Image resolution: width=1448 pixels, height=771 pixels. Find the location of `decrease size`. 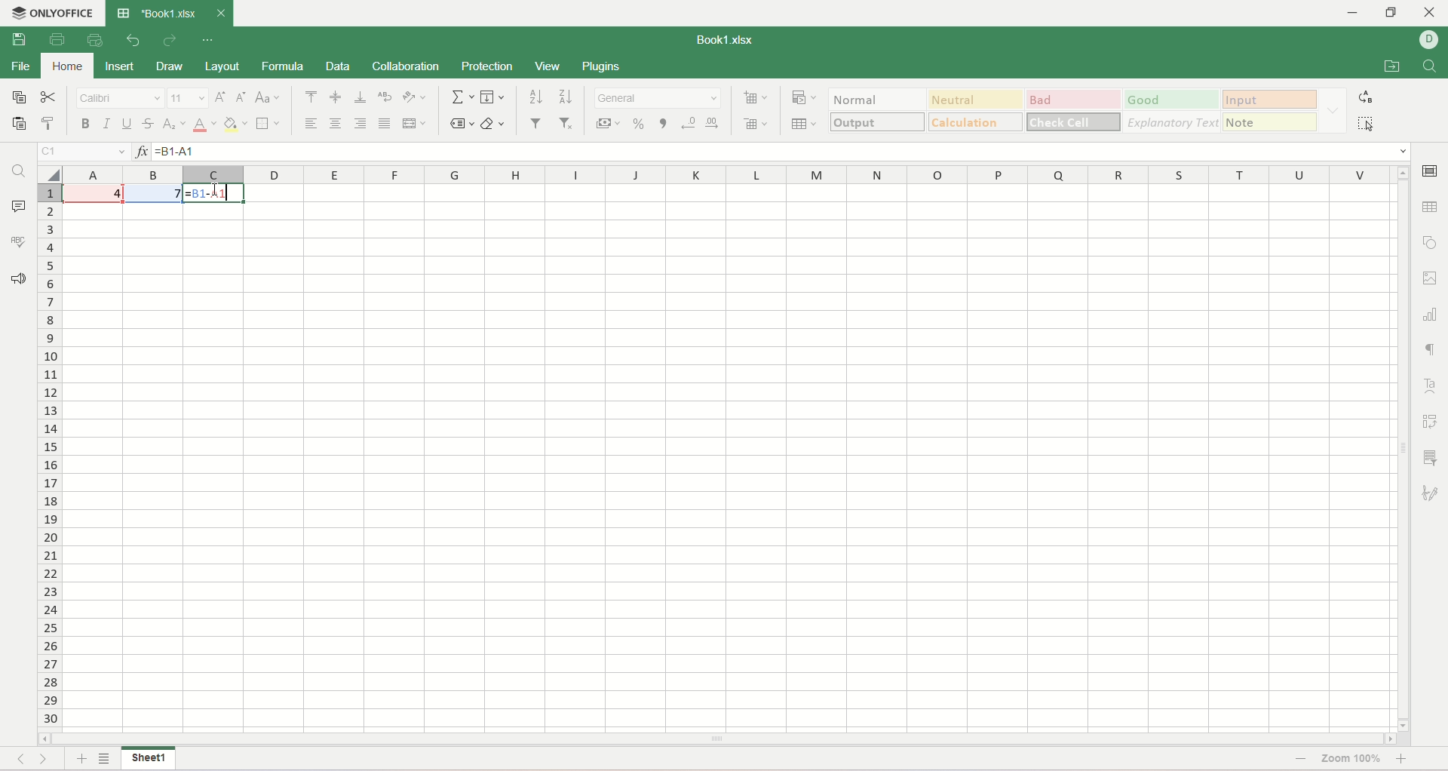

decrease size is located at coordinates (241, 97).